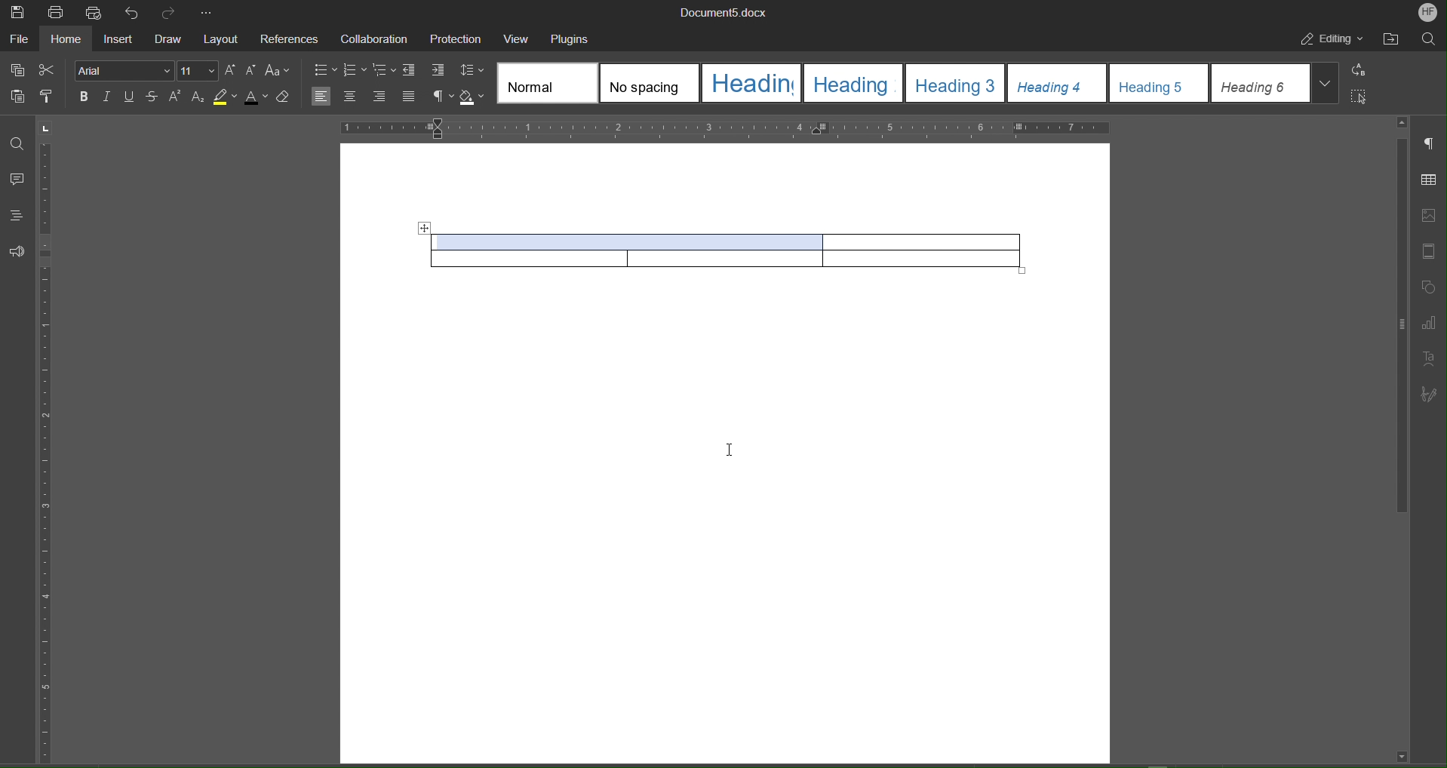 This screenshot has height=768, width=1447. What do you see at coordinates (355, 72) in the screenshot?
I see `numbering` at bounding box center [355, 72].